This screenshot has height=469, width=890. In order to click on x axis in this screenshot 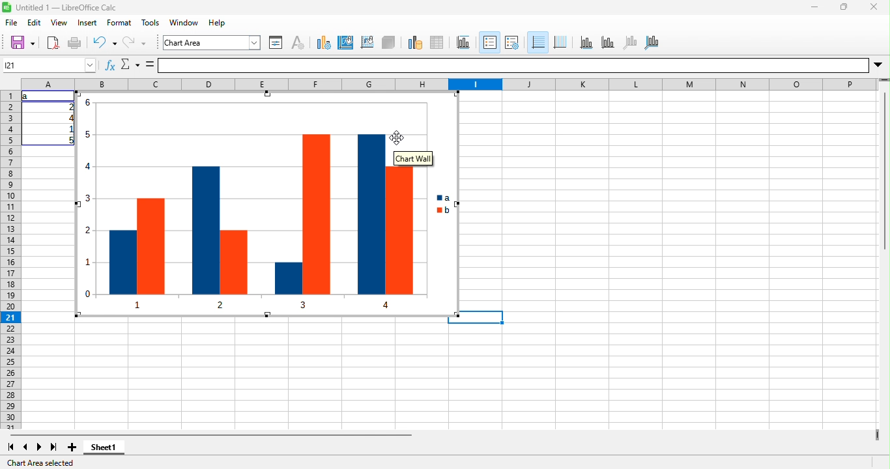, I will do `click(587, 43)`.